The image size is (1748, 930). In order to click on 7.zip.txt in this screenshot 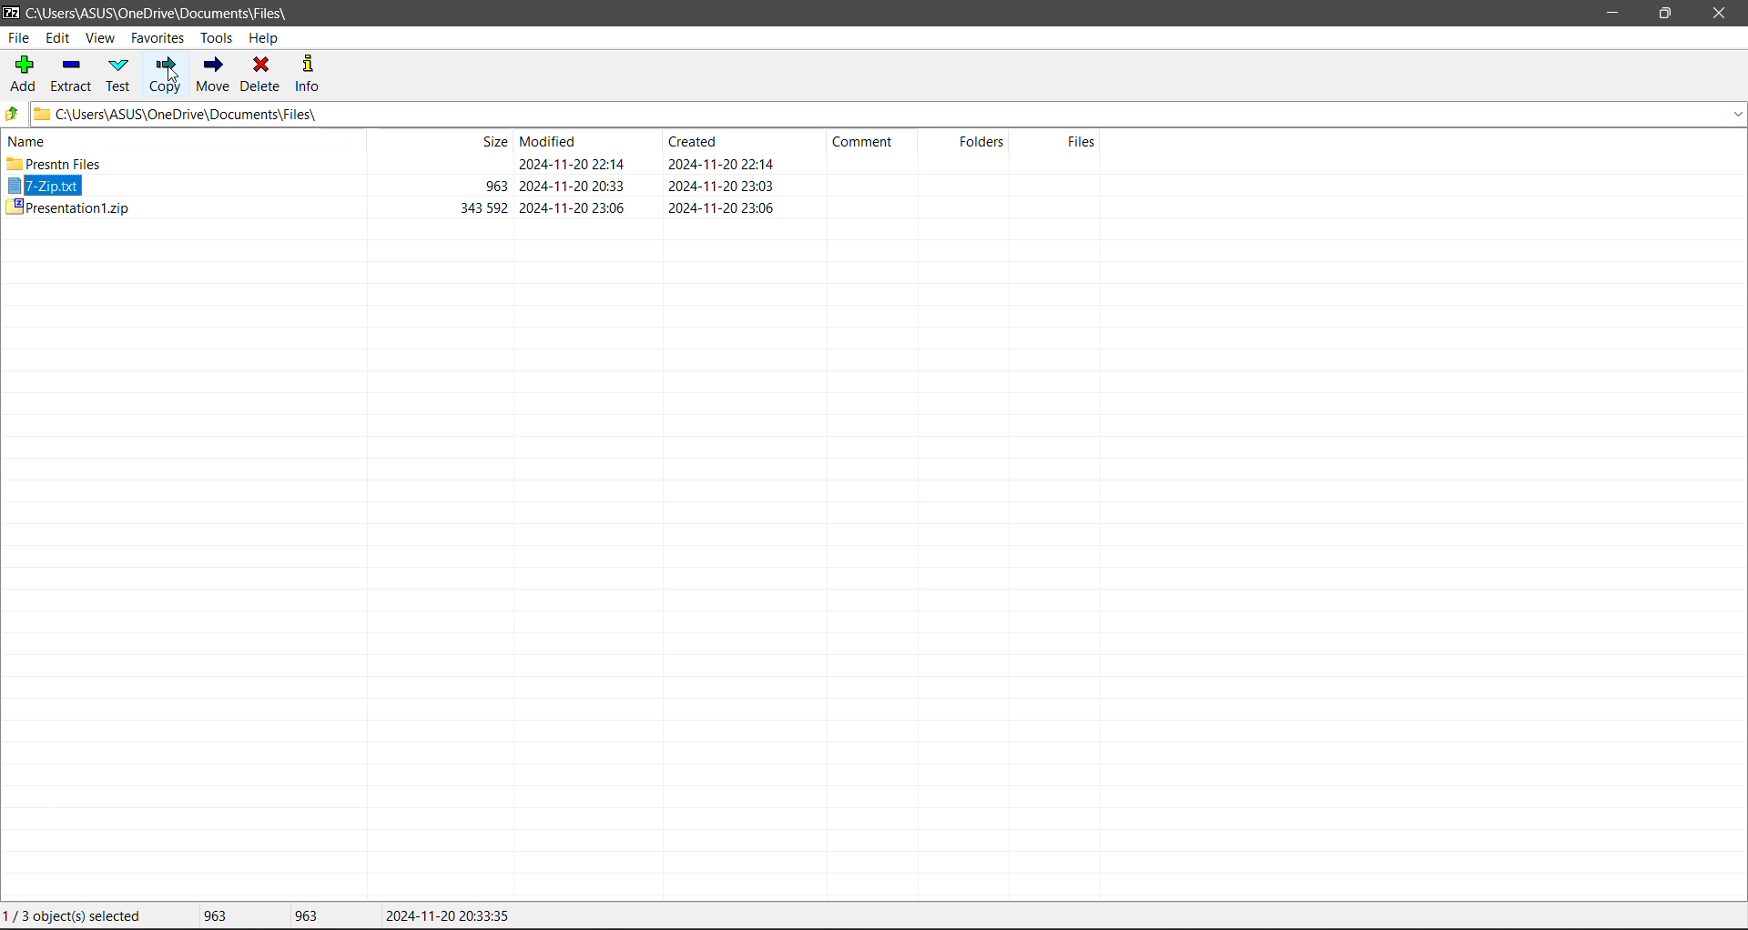, I will do `click(45, 187)`.